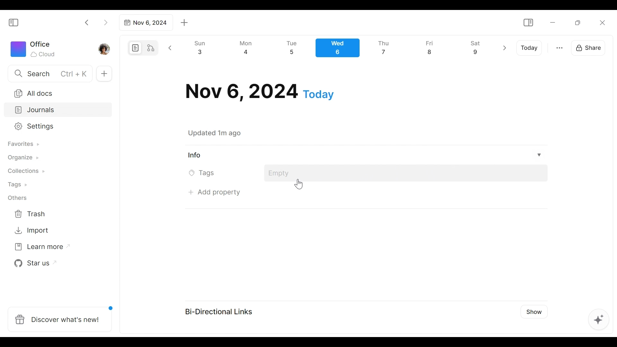  What do you see at coordinates (151, 48) in the screenshot?
I see `Edgeless mode` at bounding box center [151, 48].